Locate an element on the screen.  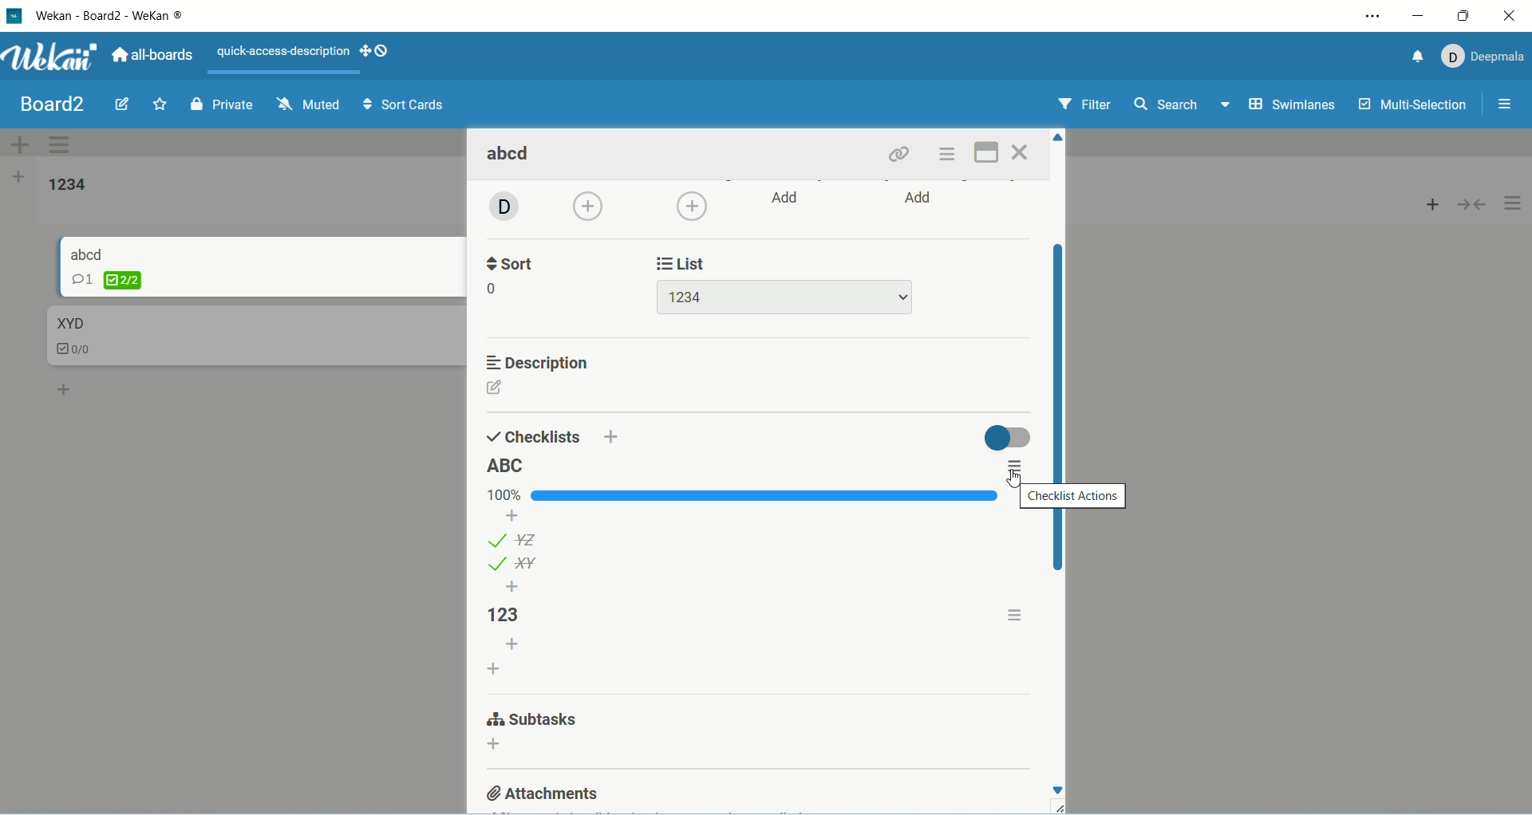
toggle button is located at coordinates (1006, 438).